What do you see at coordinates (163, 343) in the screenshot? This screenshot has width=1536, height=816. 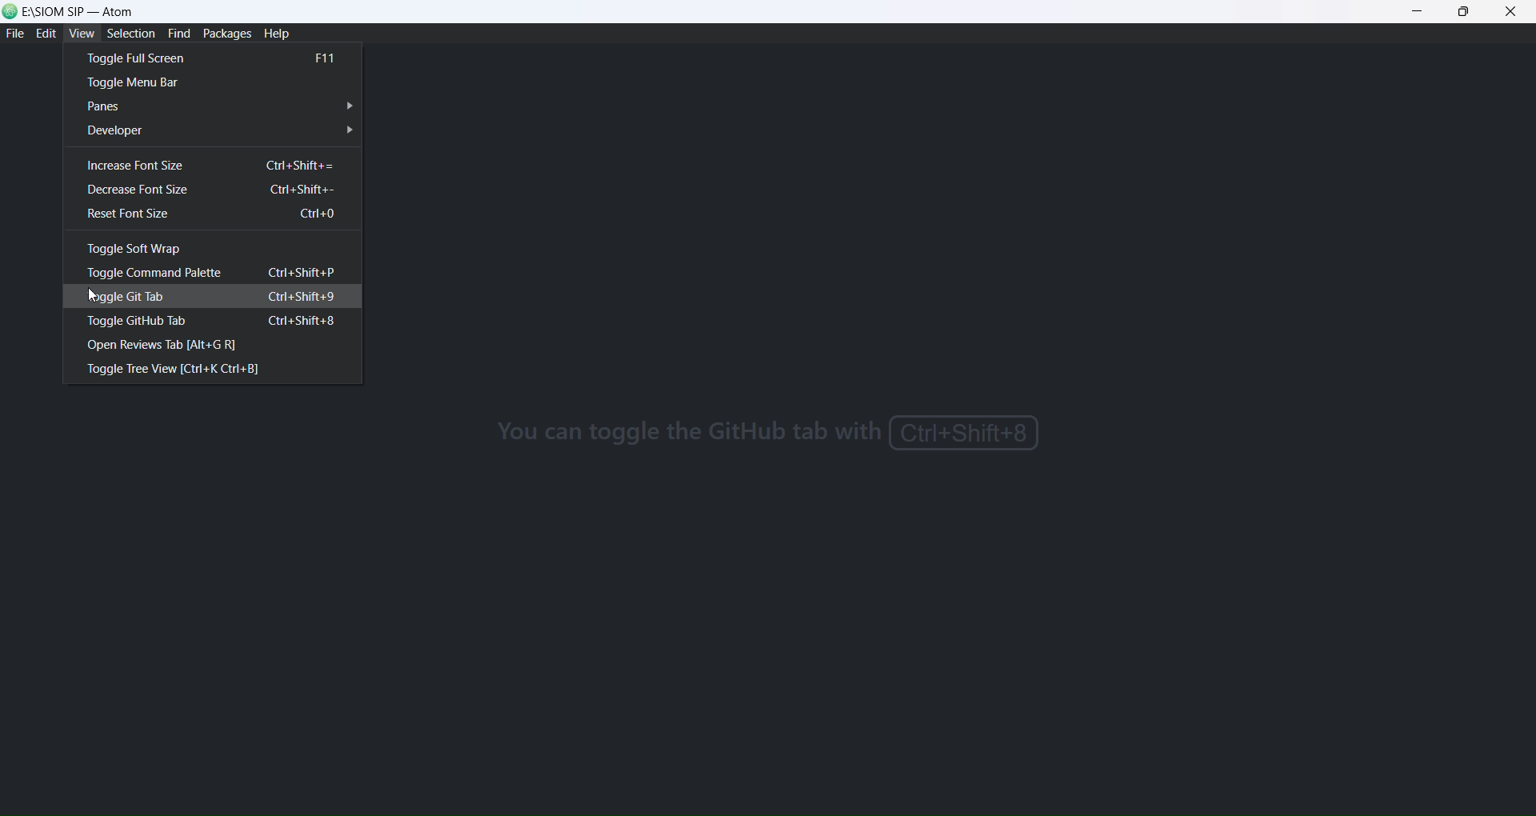 I see `open review tab` at bounding box center [163, 343].